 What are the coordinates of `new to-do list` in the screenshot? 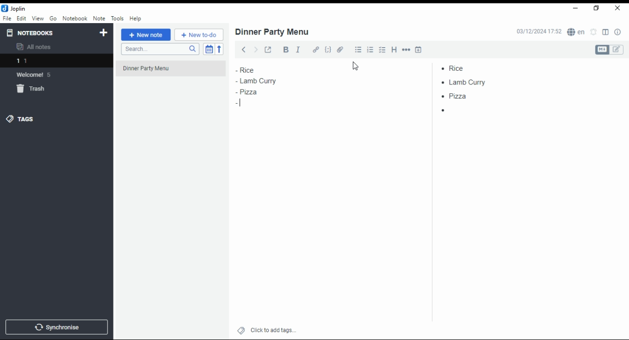 It's located at (199, 35).